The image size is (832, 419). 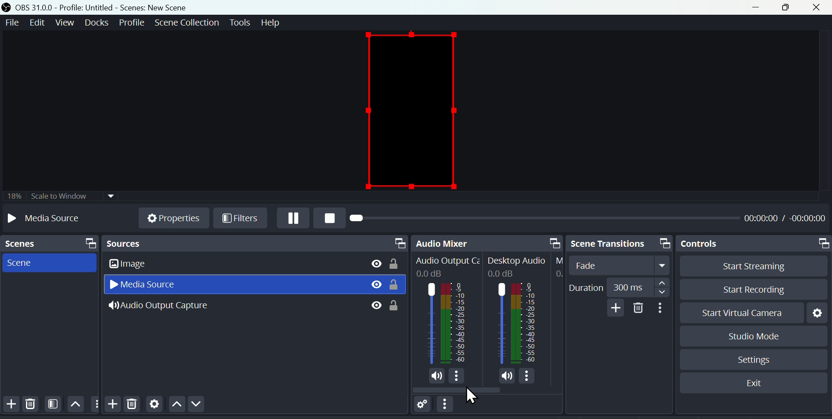 What do you see at coordinates (637, 307) in the screenshot?
I see `Delete` at bounding box center [637, 307].